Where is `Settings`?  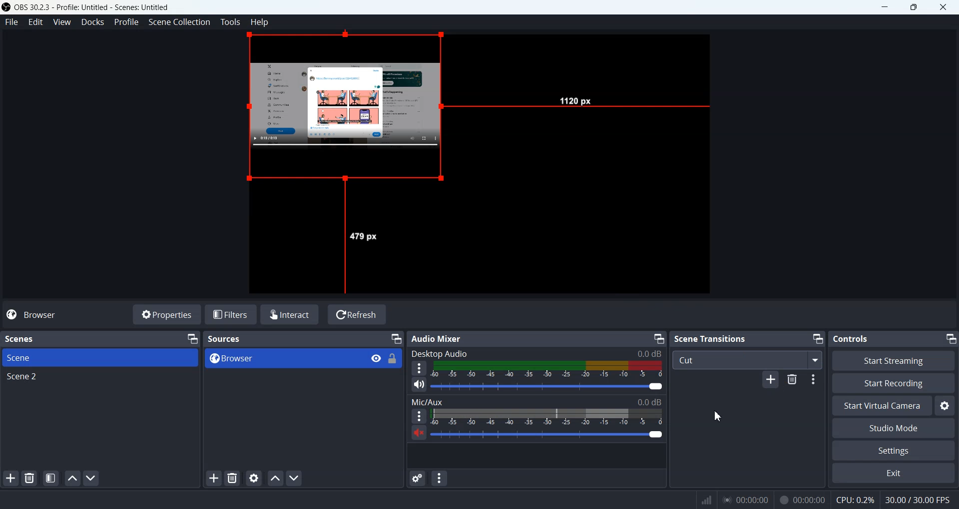
Settings is located at coordinates (894, 450).